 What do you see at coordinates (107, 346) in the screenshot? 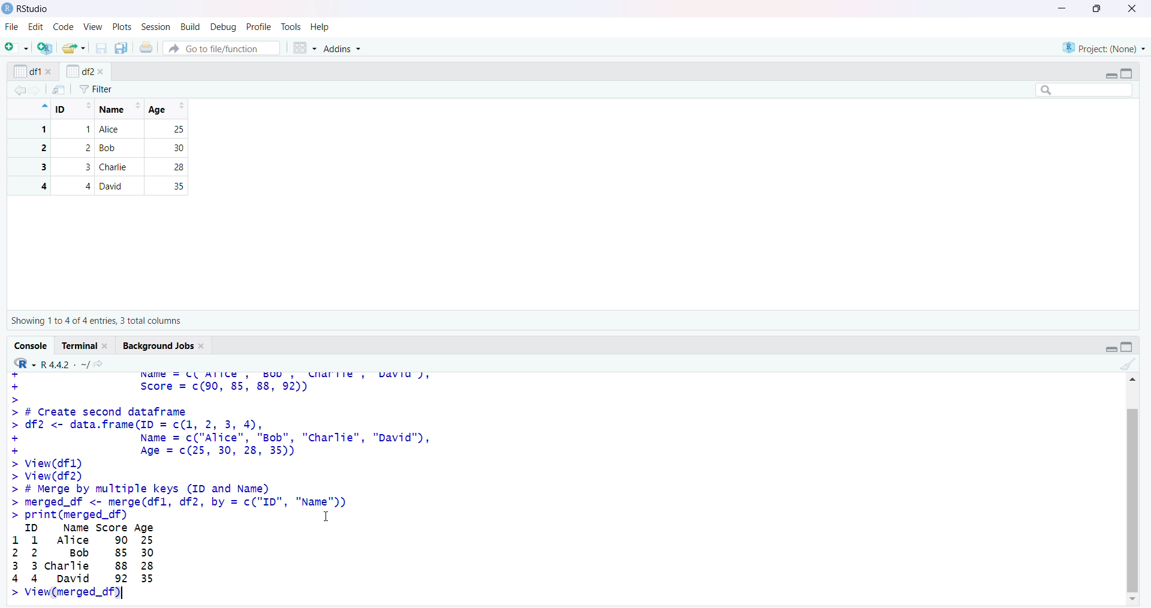
I see `close` at bounding box center [107, 346].